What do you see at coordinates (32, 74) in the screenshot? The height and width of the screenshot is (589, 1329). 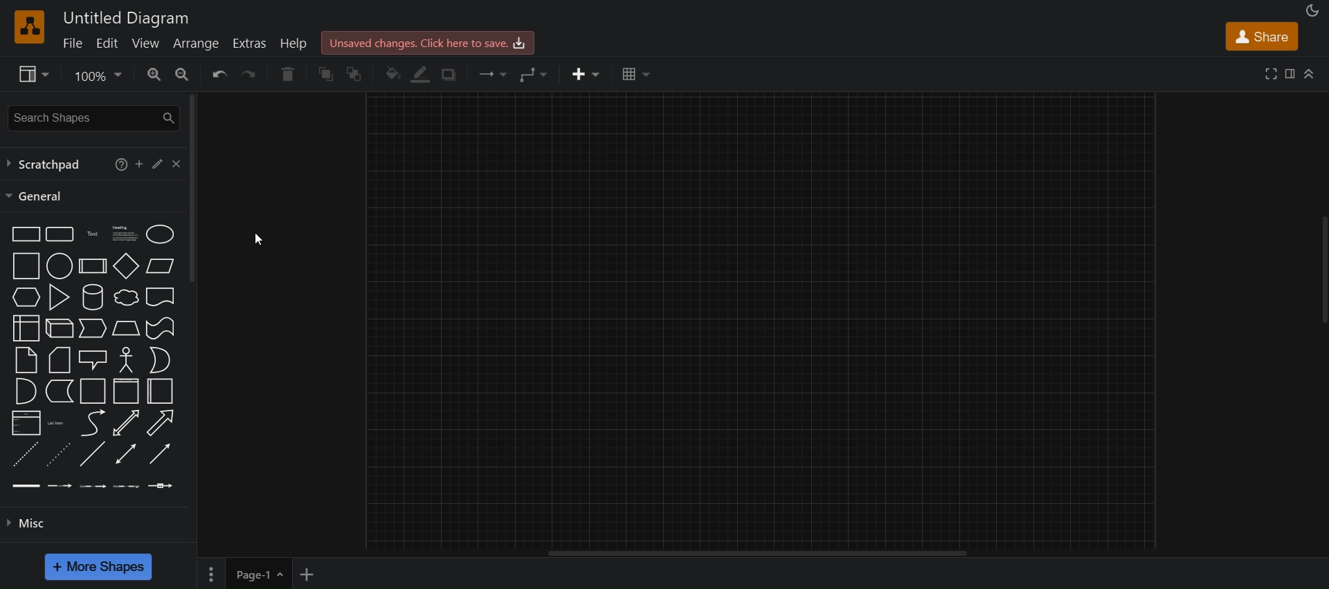 I see `view` at bounding box center [32, 74].